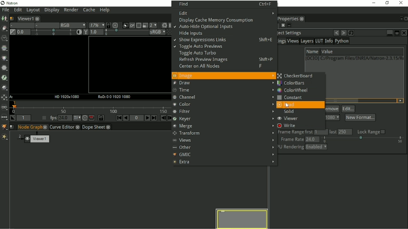  I want to click on Alpha channel, so click(45, 26).